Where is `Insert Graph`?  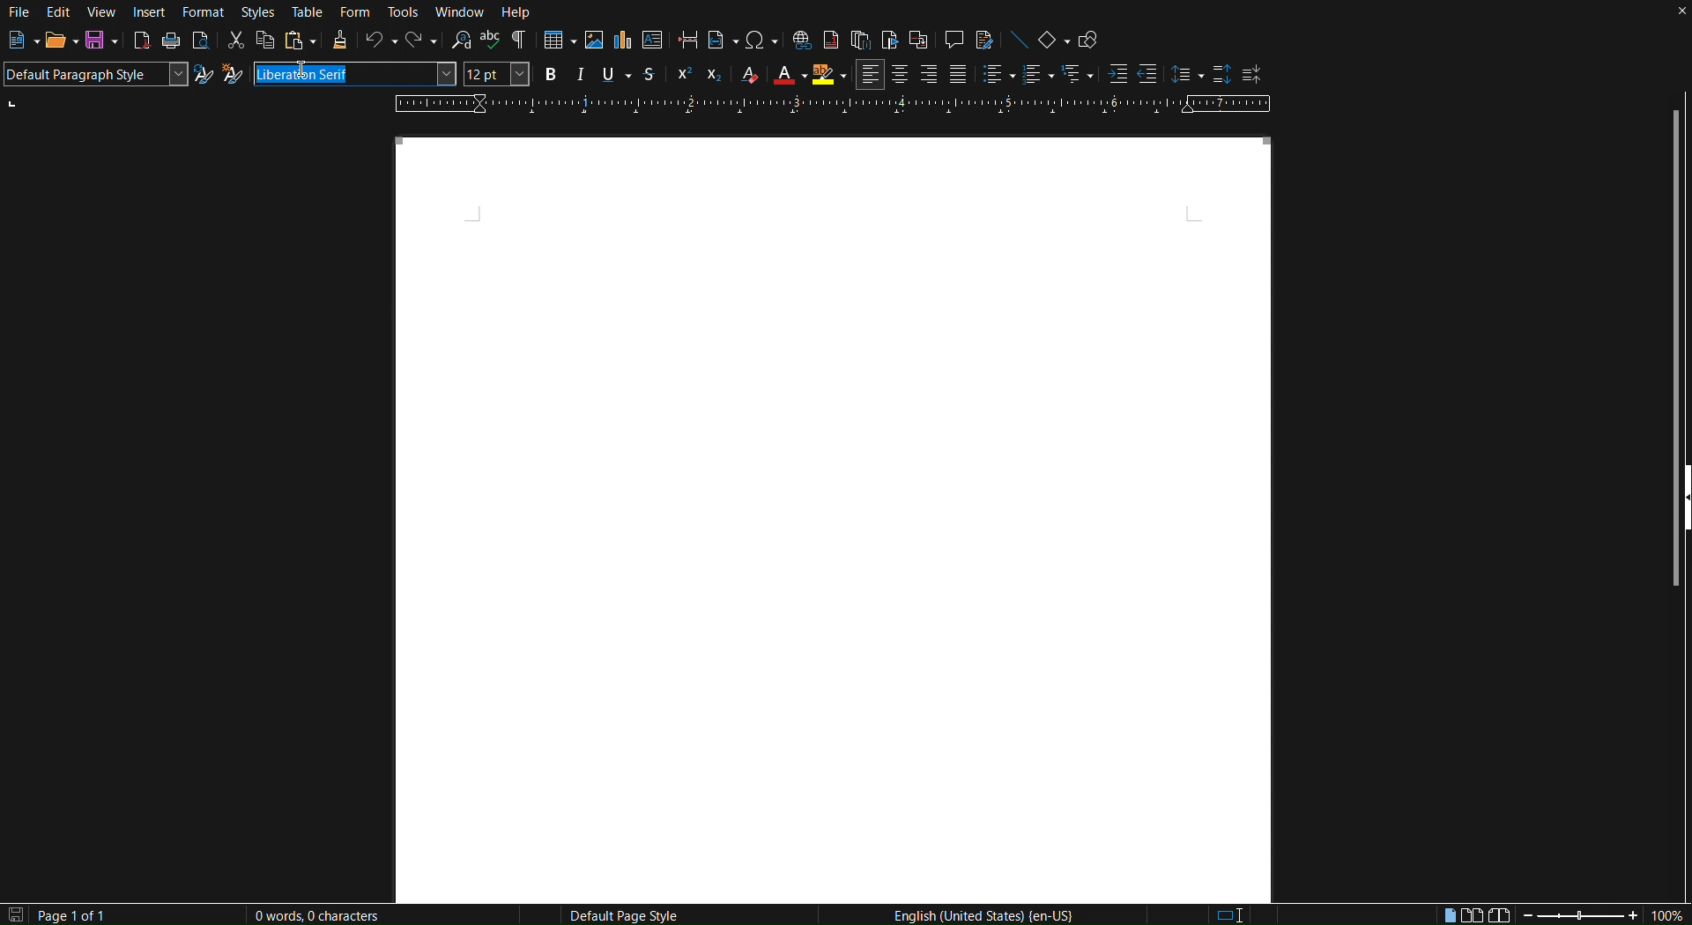 Insert Graph is located at coordinates (623, 40).